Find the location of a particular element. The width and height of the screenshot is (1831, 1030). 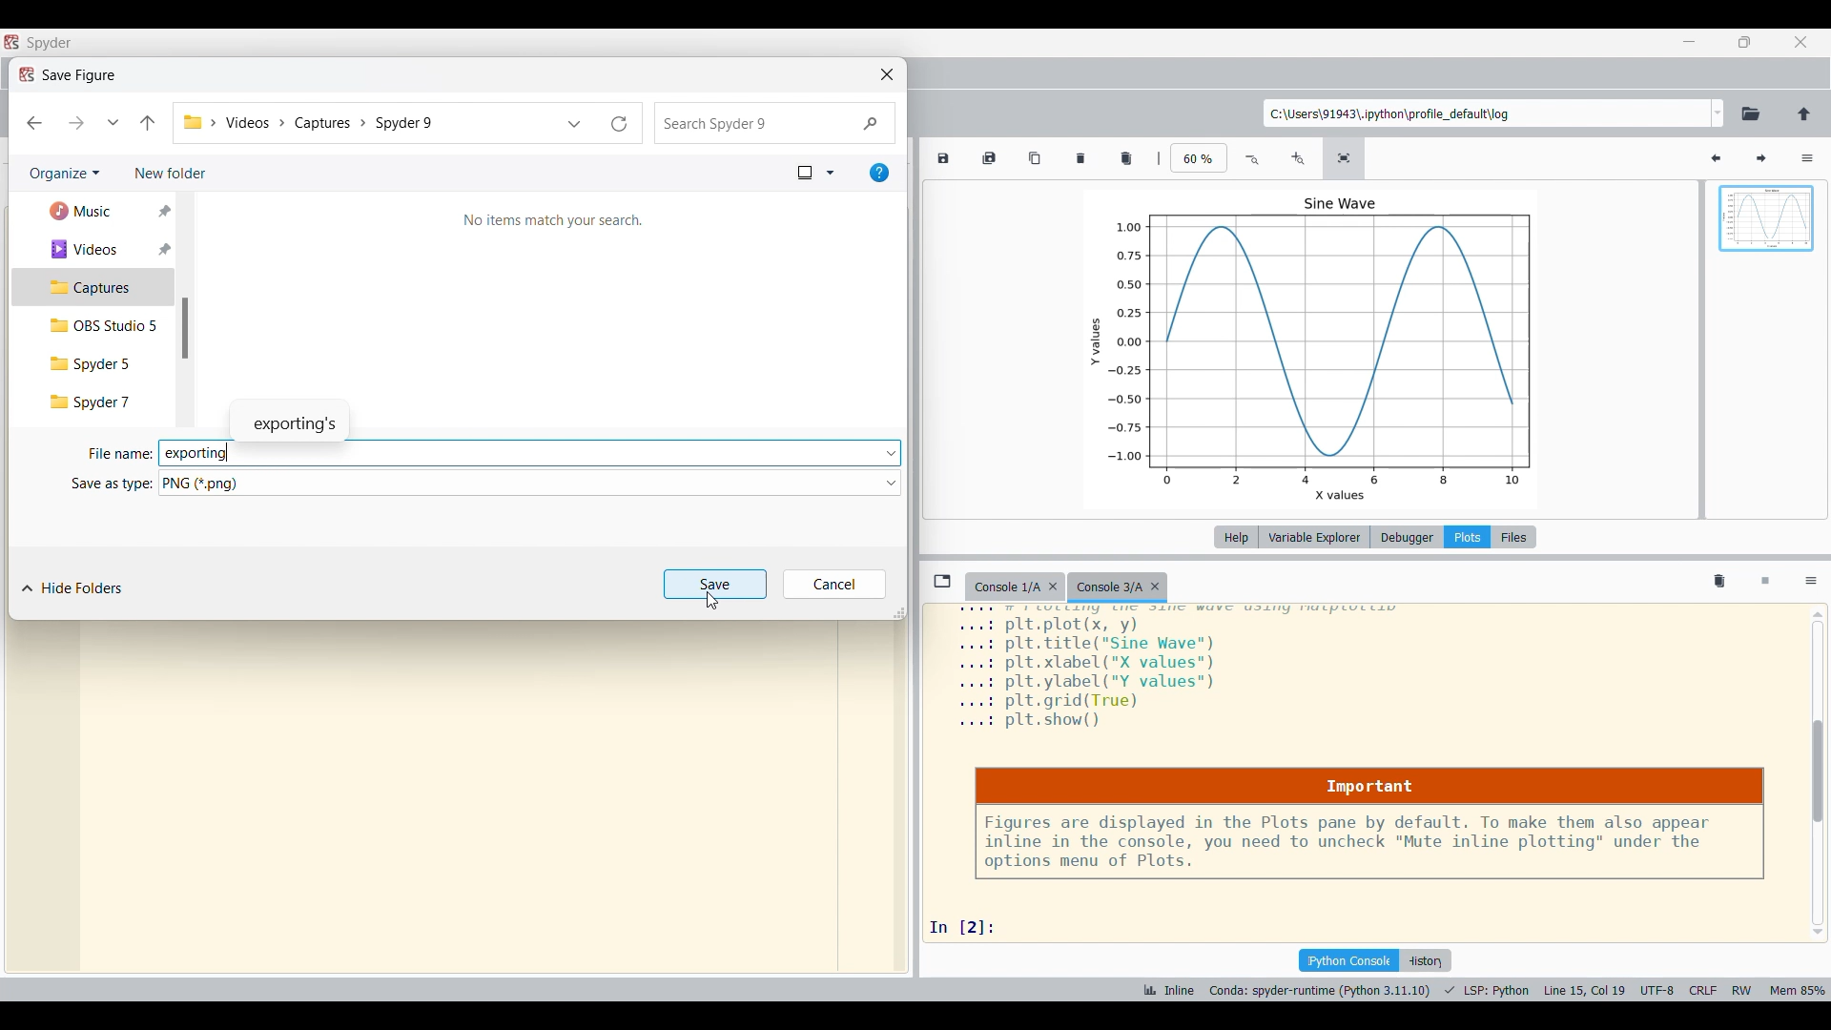

Close is located at coordinates (887, 74).